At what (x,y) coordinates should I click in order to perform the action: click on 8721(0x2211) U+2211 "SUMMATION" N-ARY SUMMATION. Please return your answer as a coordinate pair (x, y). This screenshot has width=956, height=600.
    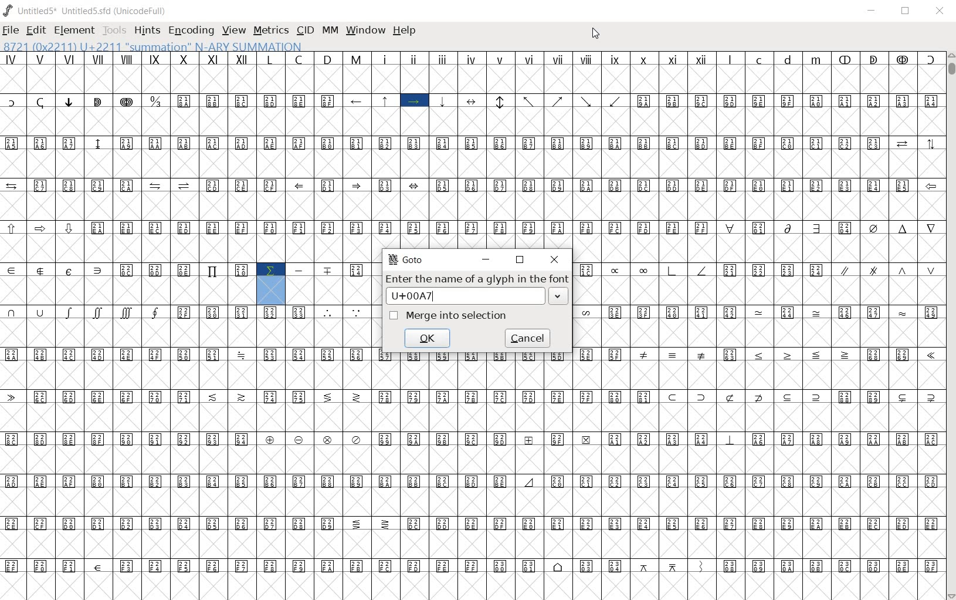
    Looking at the image, I should click on (155, 46).